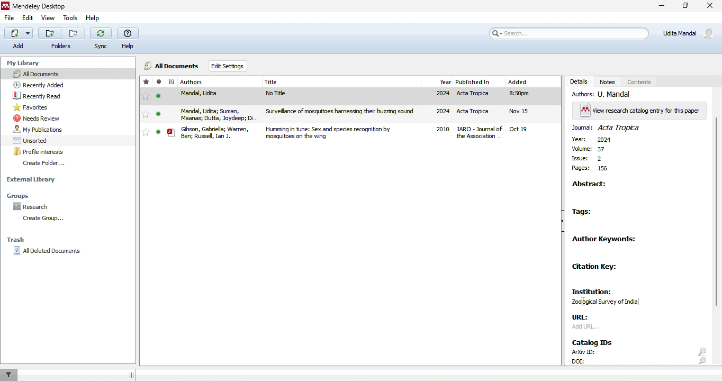 Image resolution: width=722 pixels, height=382 pixels. Describe the element at coordinates (439, 82) in the screenshot. I see `year` at that location.